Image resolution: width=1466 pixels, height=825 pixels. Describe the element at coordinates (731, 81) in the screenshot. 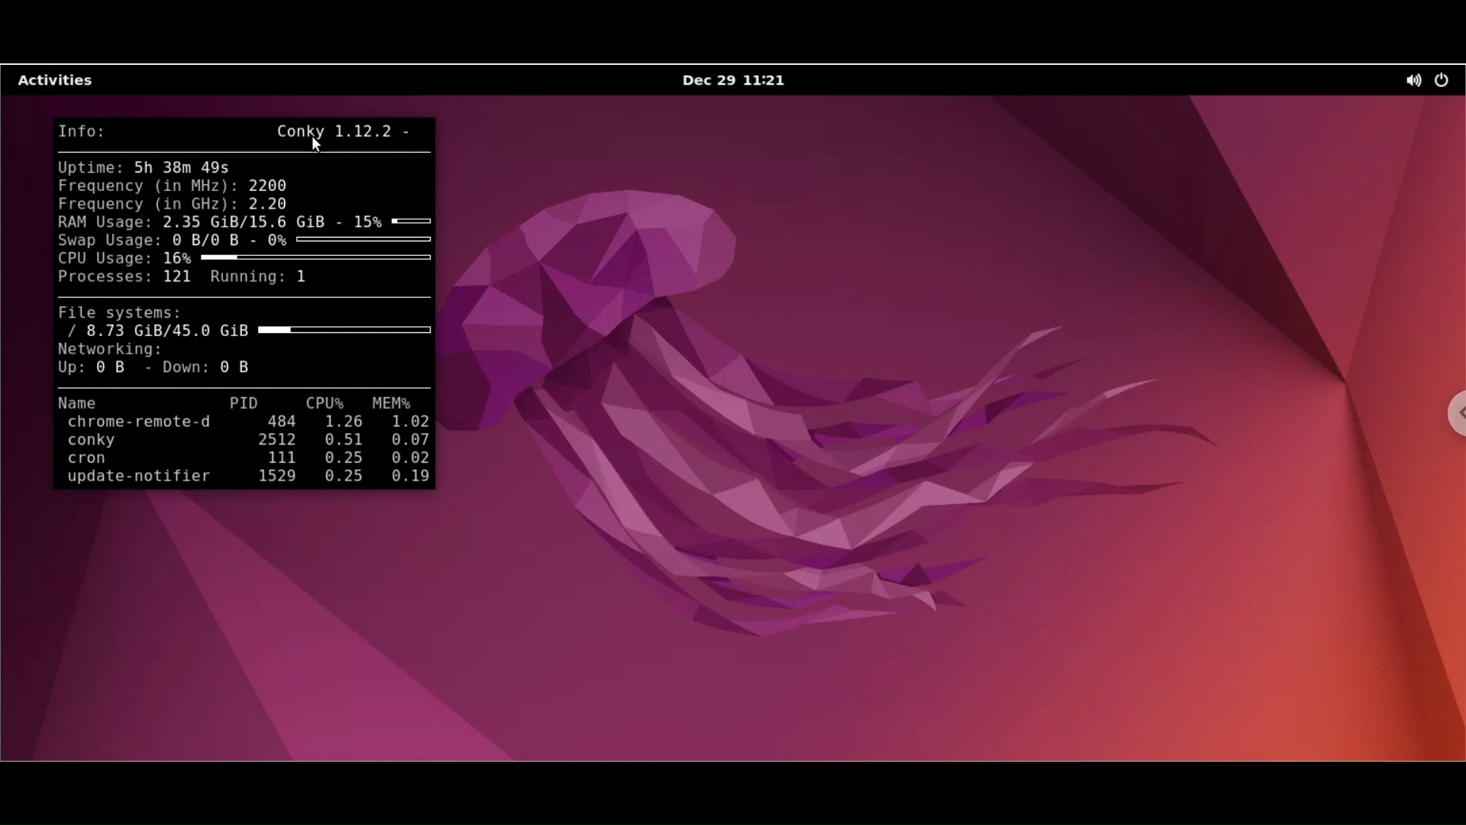

I see `Dec 29 11:21` at that location.